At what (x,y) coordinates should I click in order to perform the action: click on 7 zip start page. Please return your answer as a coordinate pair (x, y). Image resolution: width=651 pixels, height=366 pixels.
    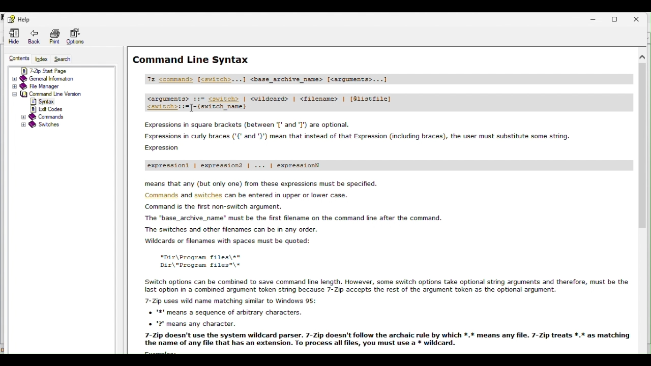
    Looking at the image, I should click on (54, 70).